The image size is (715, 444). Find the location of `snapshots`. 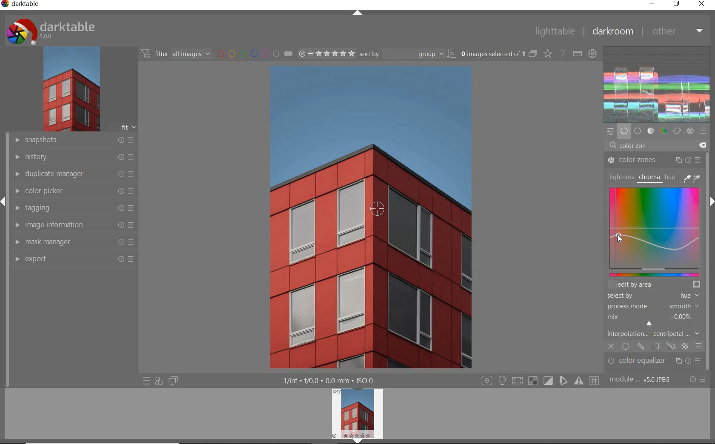

snapshots is located at coordinates (72, 141).